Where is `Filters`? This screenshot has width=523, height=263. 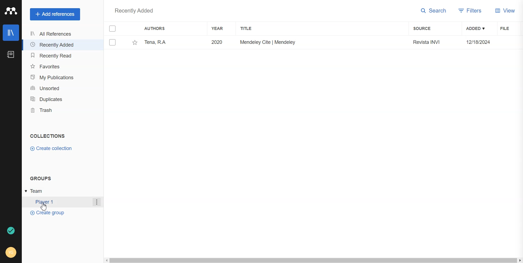 Filters is located at coordinates (470, 11).